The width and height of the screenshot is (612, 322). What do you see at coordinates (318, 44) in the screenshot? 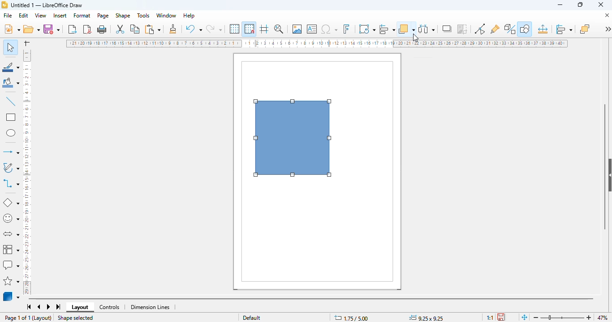
I see `ruler` at bounding box center [318, 44].